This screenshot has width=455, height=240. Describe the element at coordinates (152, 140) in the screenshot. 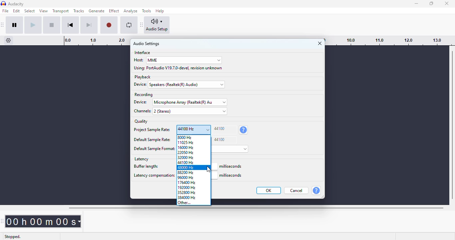

I see `default sample rate` at that location.